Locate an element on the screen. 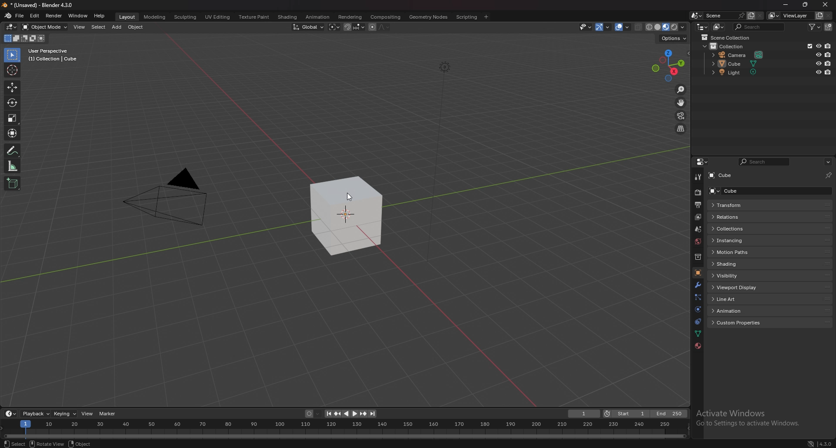 Image resolution: width=836 pixels, height=448 pixels. close is located at coordinates (825, 4).